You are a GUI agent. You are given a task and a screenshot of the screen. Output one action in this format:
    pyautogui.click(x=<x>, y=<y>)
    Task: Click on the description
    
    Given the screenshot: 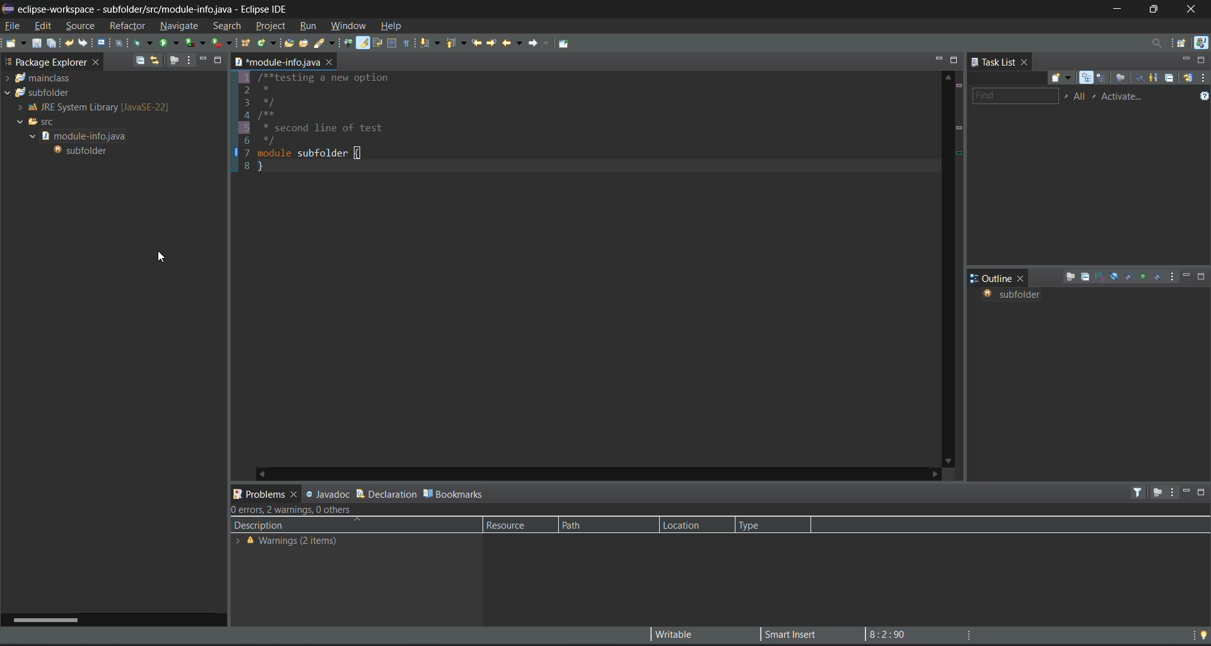 What is the action you would take?
    pyautogui.click(x=304, y=525)
    